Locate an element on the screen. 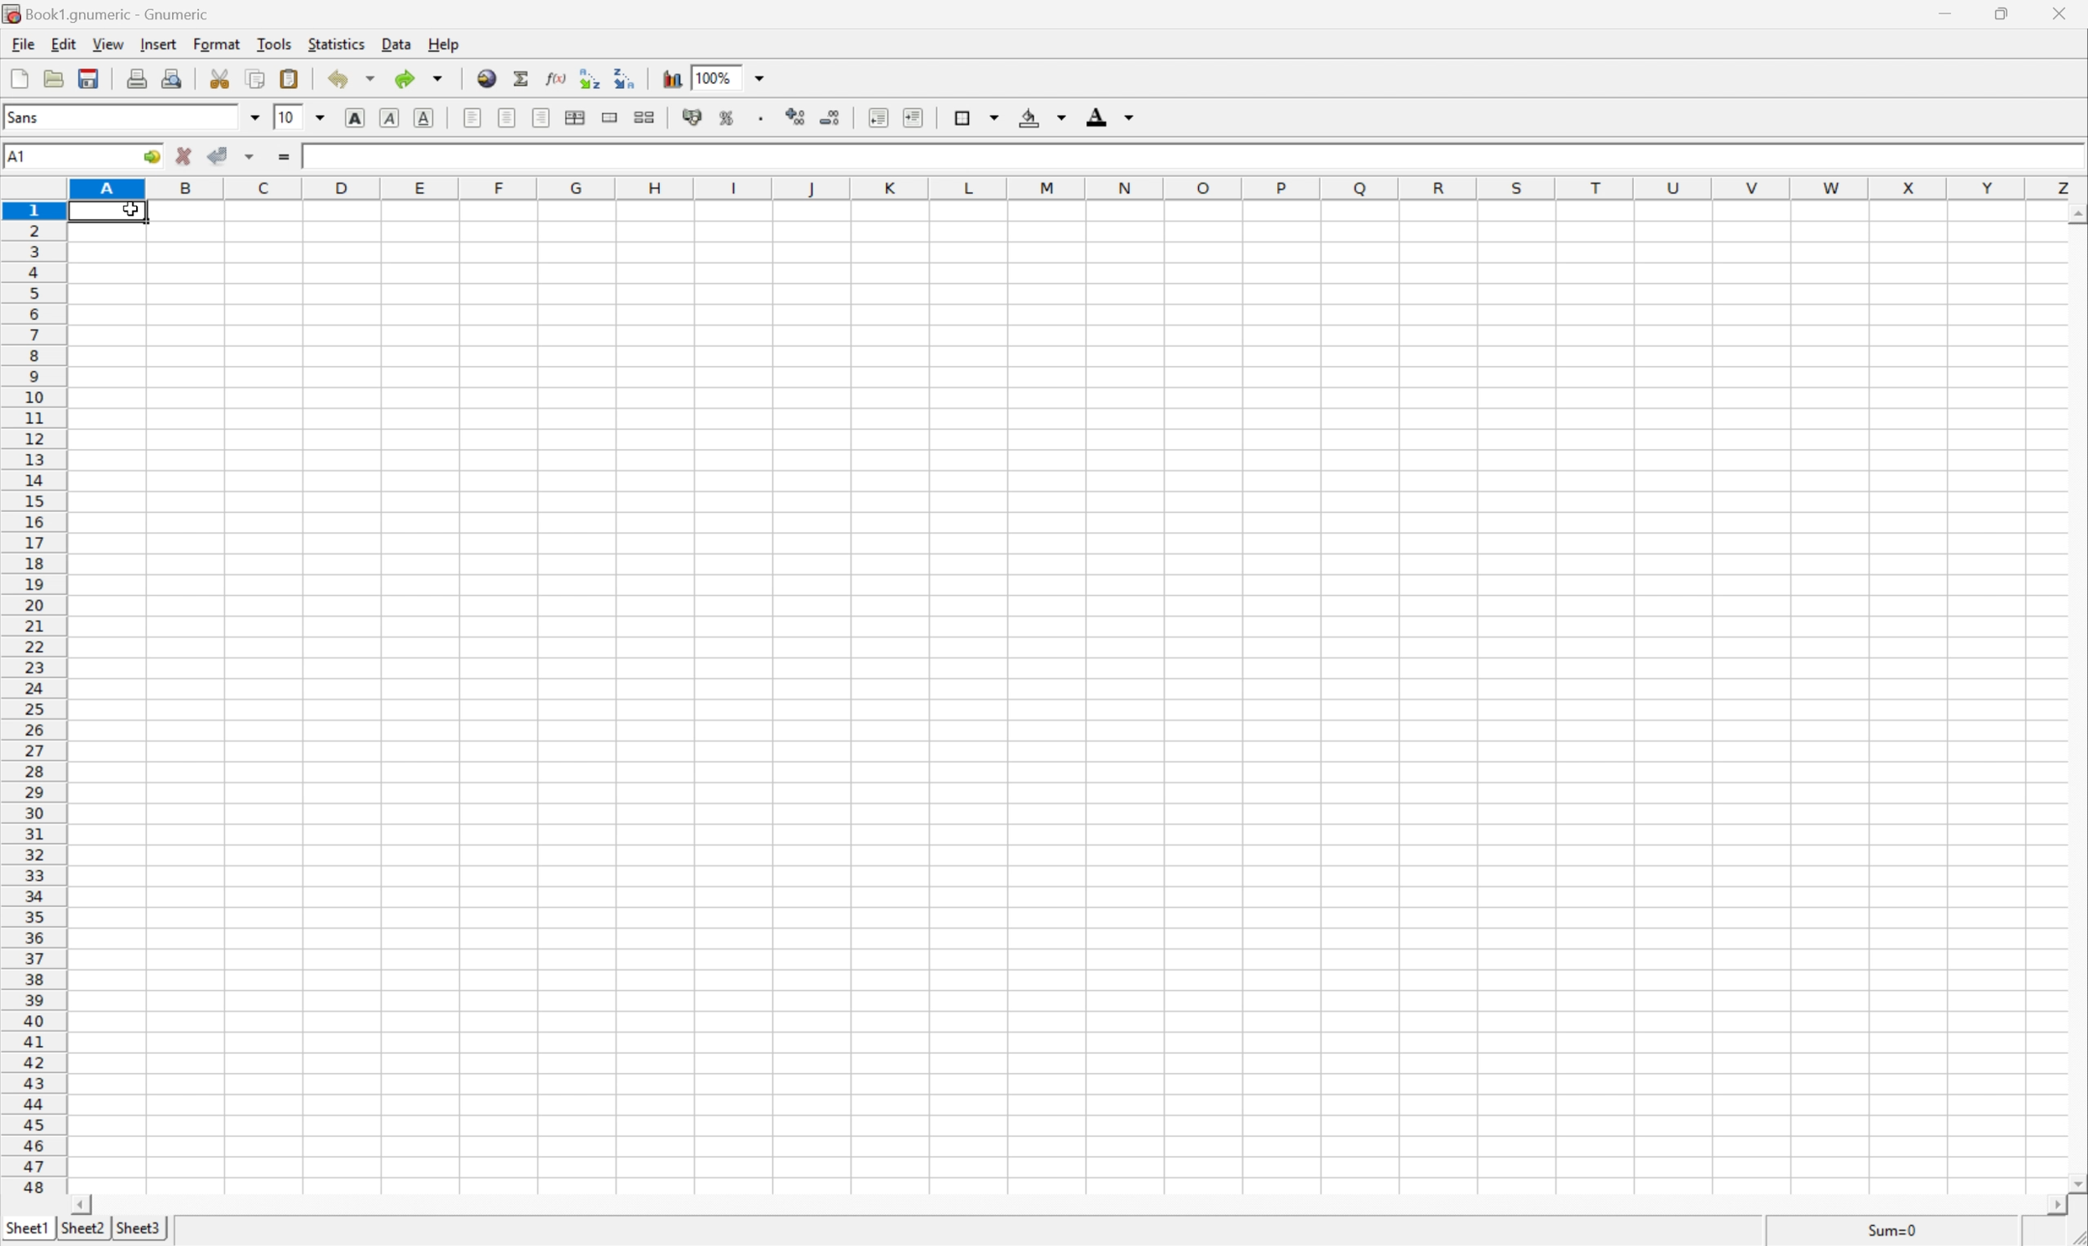  merge a range of cells is located at coordinates (610, 114).